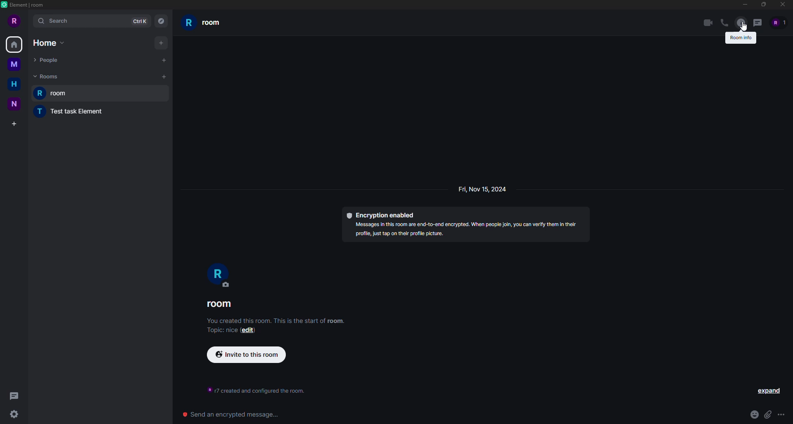 This screenshot has width=793, height=424. I want to click on people, so click(49, 59).